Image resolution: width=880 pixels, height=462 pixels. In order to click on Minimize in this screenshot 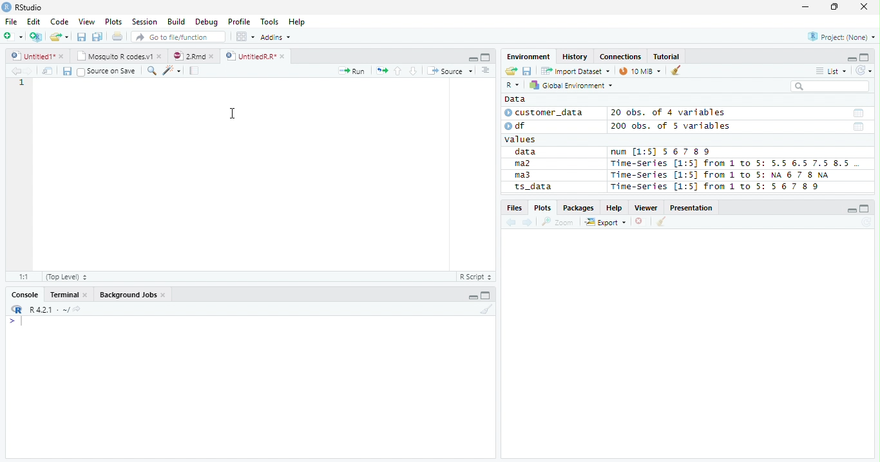, I will do `click(473, 295)`.